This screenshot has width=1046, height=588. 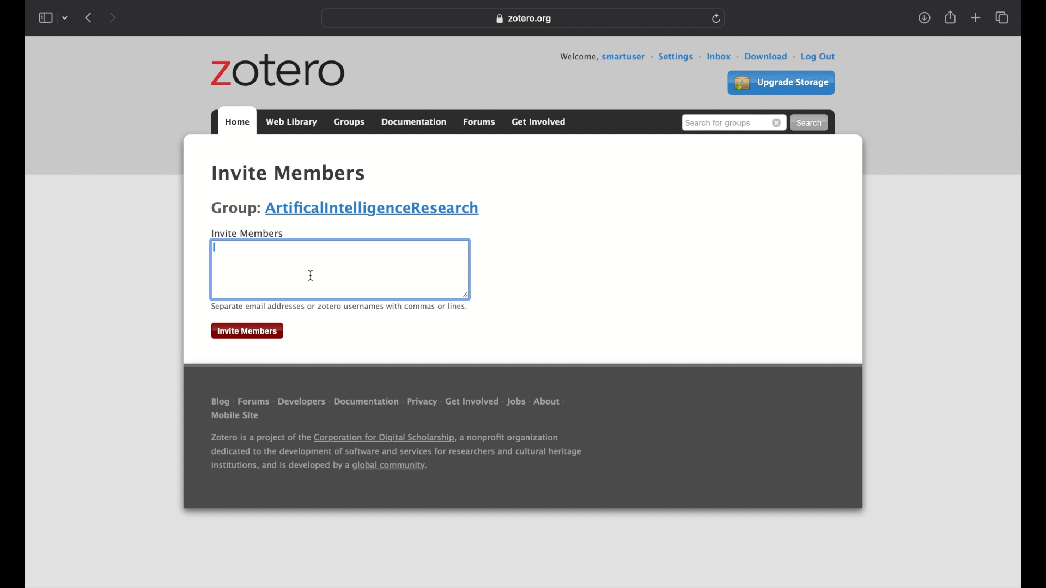 I want to click on text cursor, so click(x=216, y=248).